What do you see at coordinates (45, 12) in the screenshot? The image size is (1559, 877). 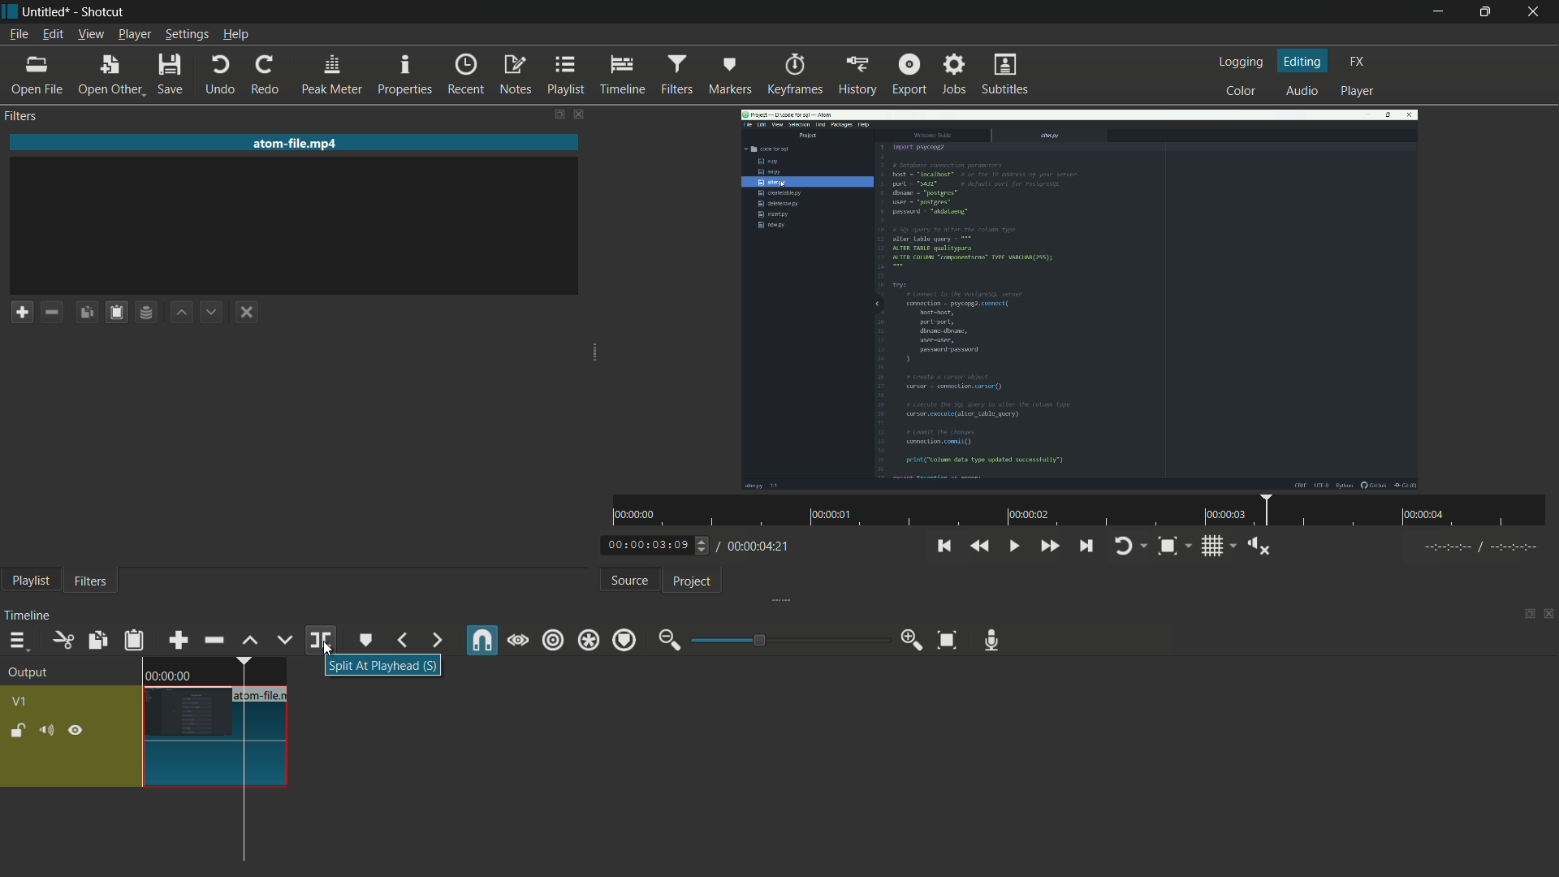 I see `project name` at bounding box center [45, 12].